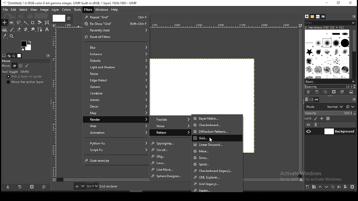  Describe the element at coordinates (171, 169) in the screenshot. I see `line nova` at that location.